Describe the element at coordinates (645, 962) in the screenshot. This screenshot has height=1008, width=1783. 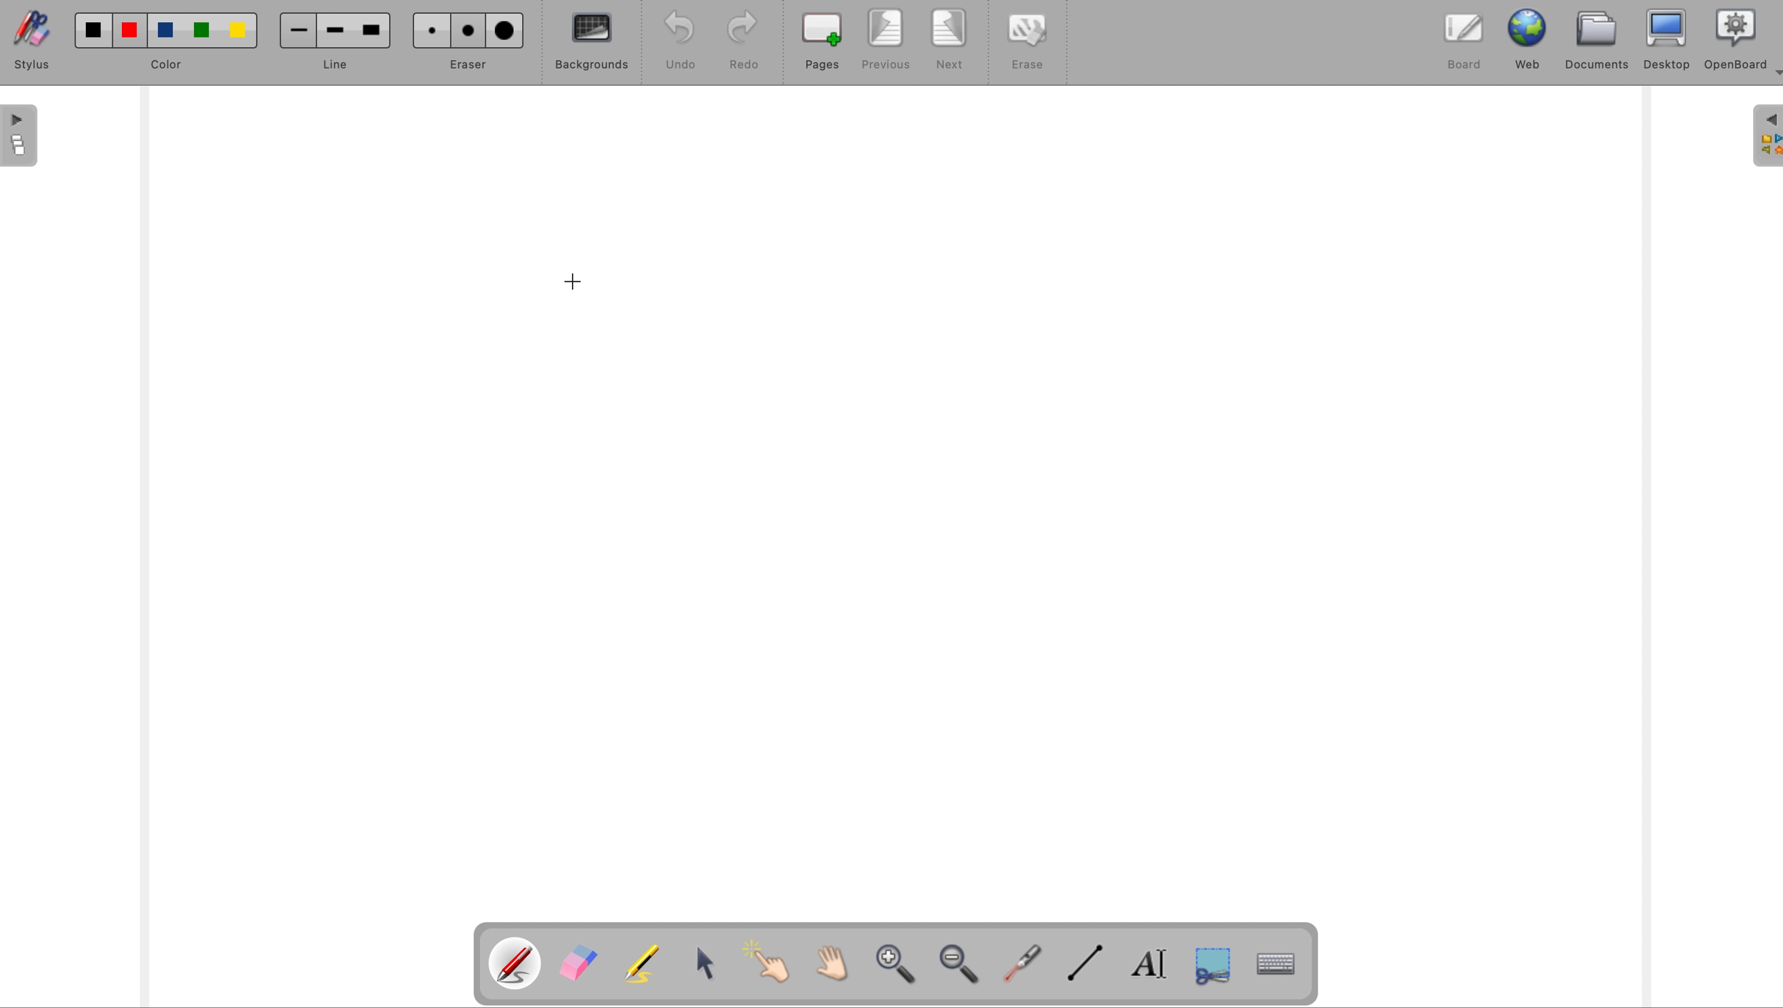
I see `highlight` at that location.